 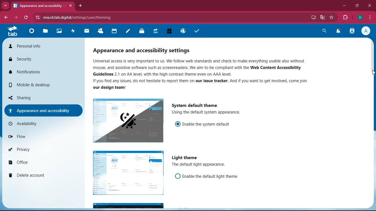 What do you see at coordinates (370, 6) in the screenshot?
I see `close` at bounding box center [370, 6].